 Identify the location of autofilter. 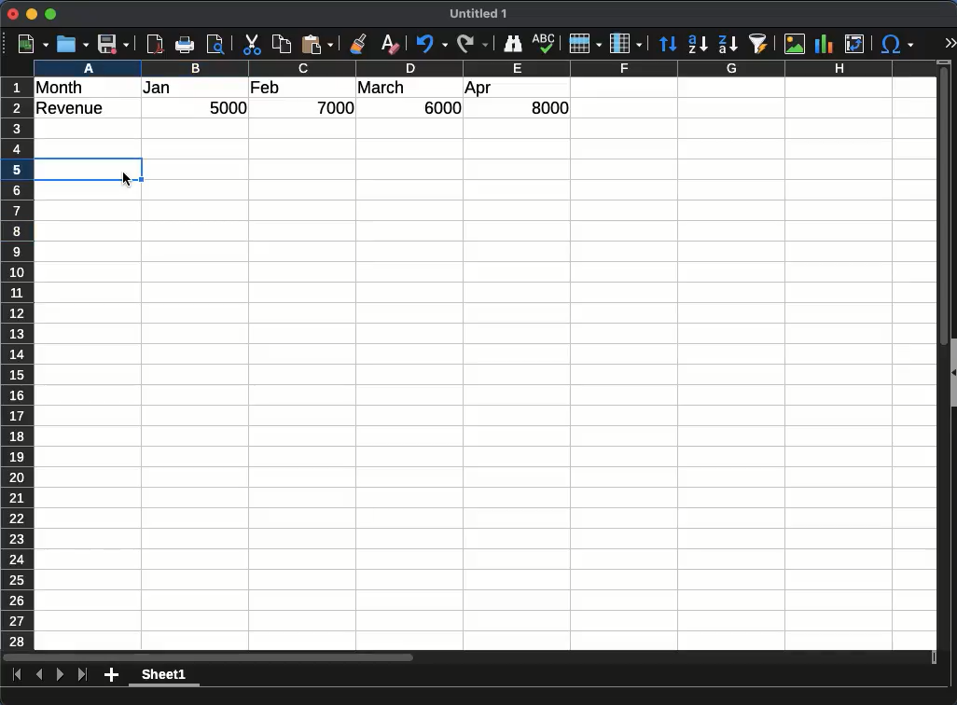
(759, 44).